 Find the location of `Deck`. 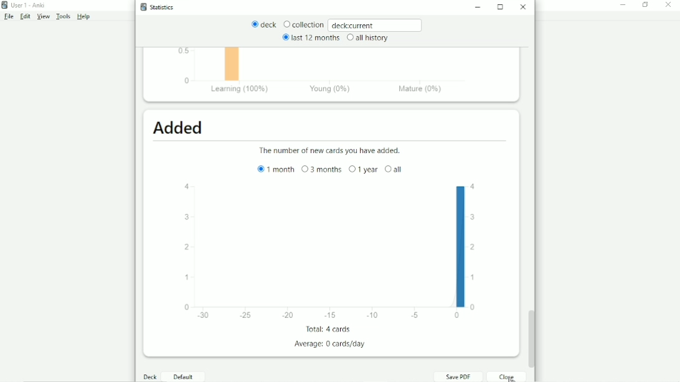

Deck is located at coordinates (151, 376).